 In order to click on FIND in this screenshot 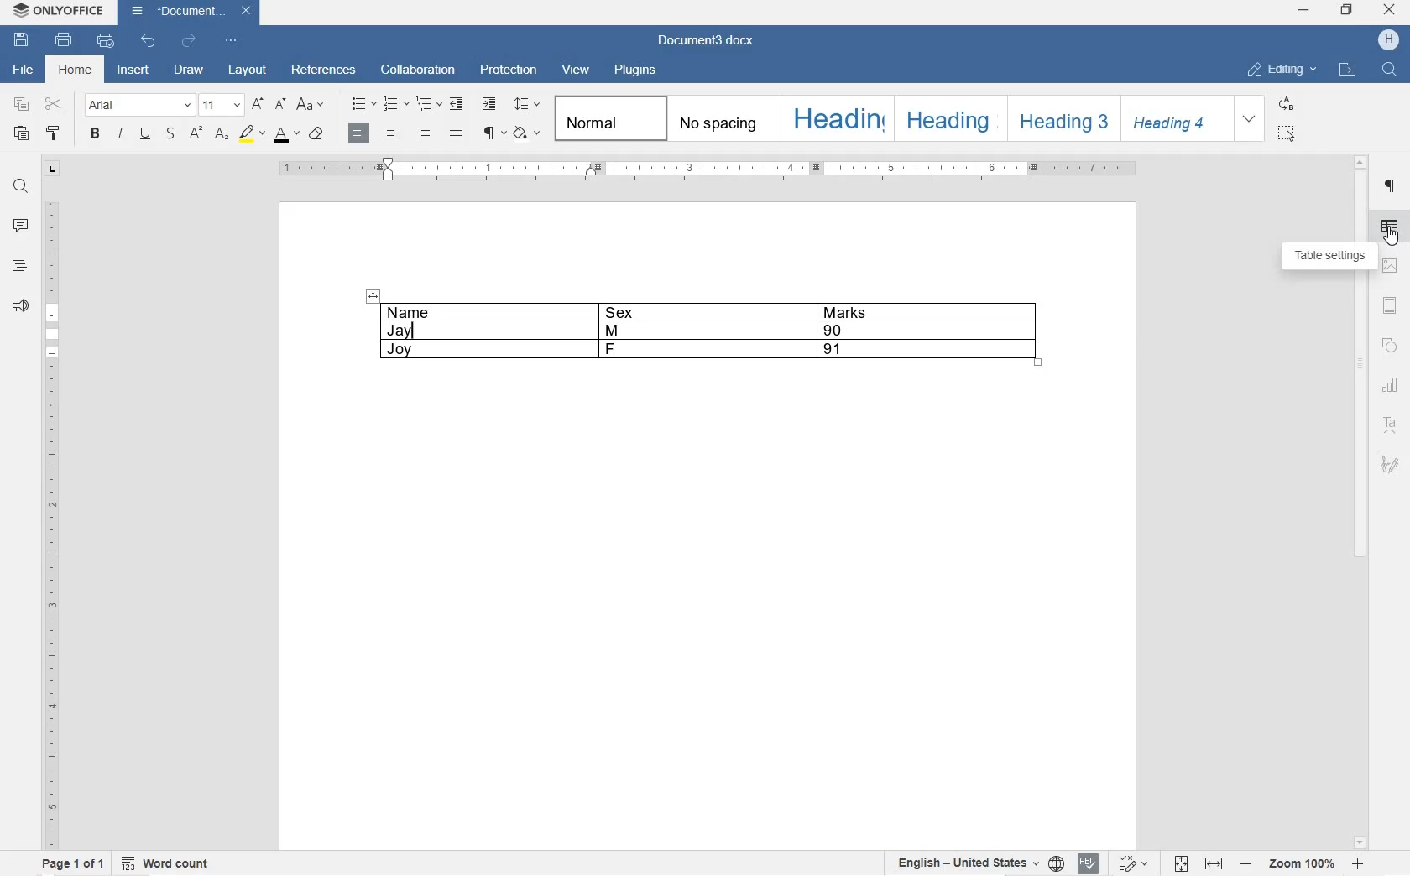, I will do `click(19, 189)`.